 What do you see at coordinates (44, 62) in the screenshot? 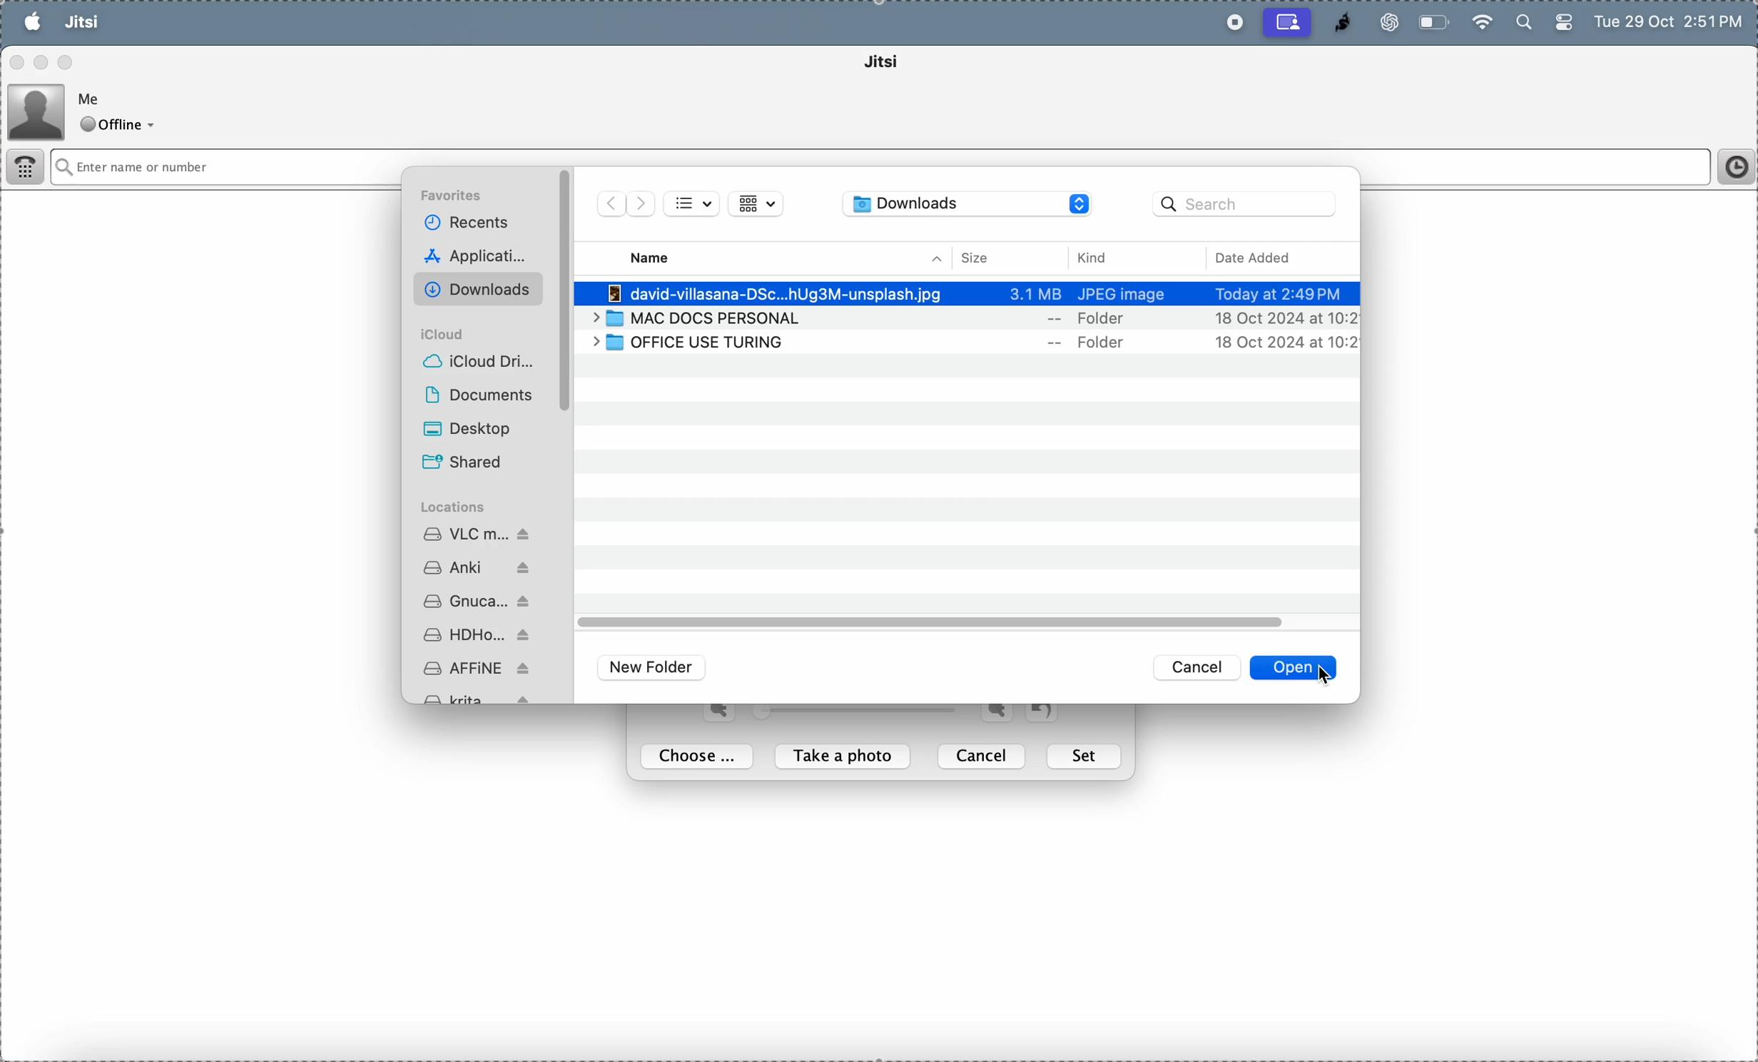
I see `minimize` at bounding box center [44, 62].